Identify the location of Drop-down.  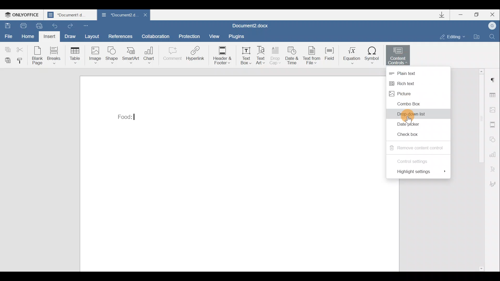
(149, 117).